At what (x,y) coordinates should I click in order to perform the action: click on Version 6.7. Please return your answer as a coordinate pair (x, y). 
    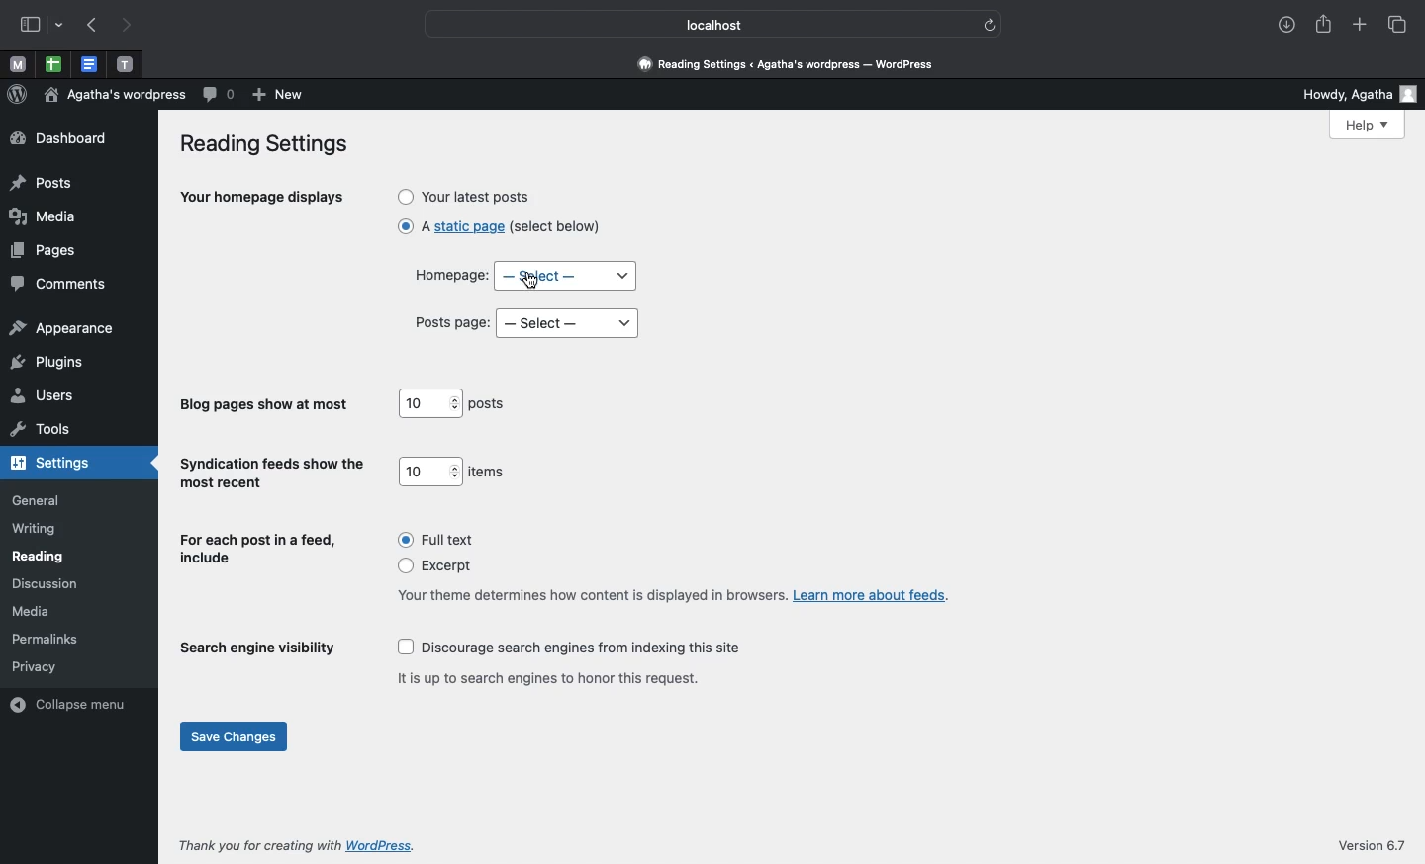
    Looking at the image, I should click on (1376, 845).